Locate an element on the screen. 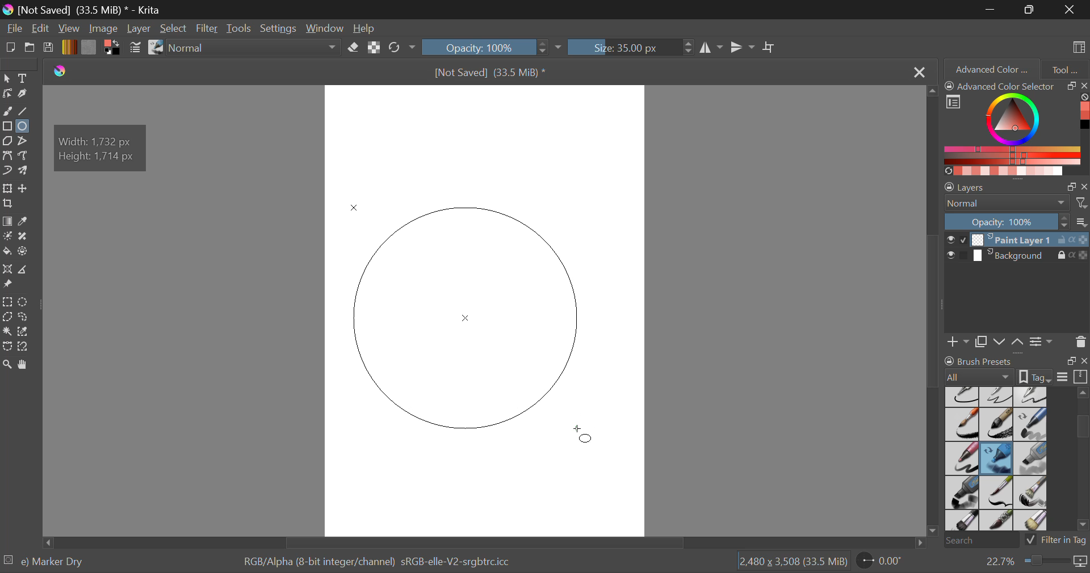 The width and height of the screenshot is (1090, 573). Refresh is located at coordinates (397, 48).